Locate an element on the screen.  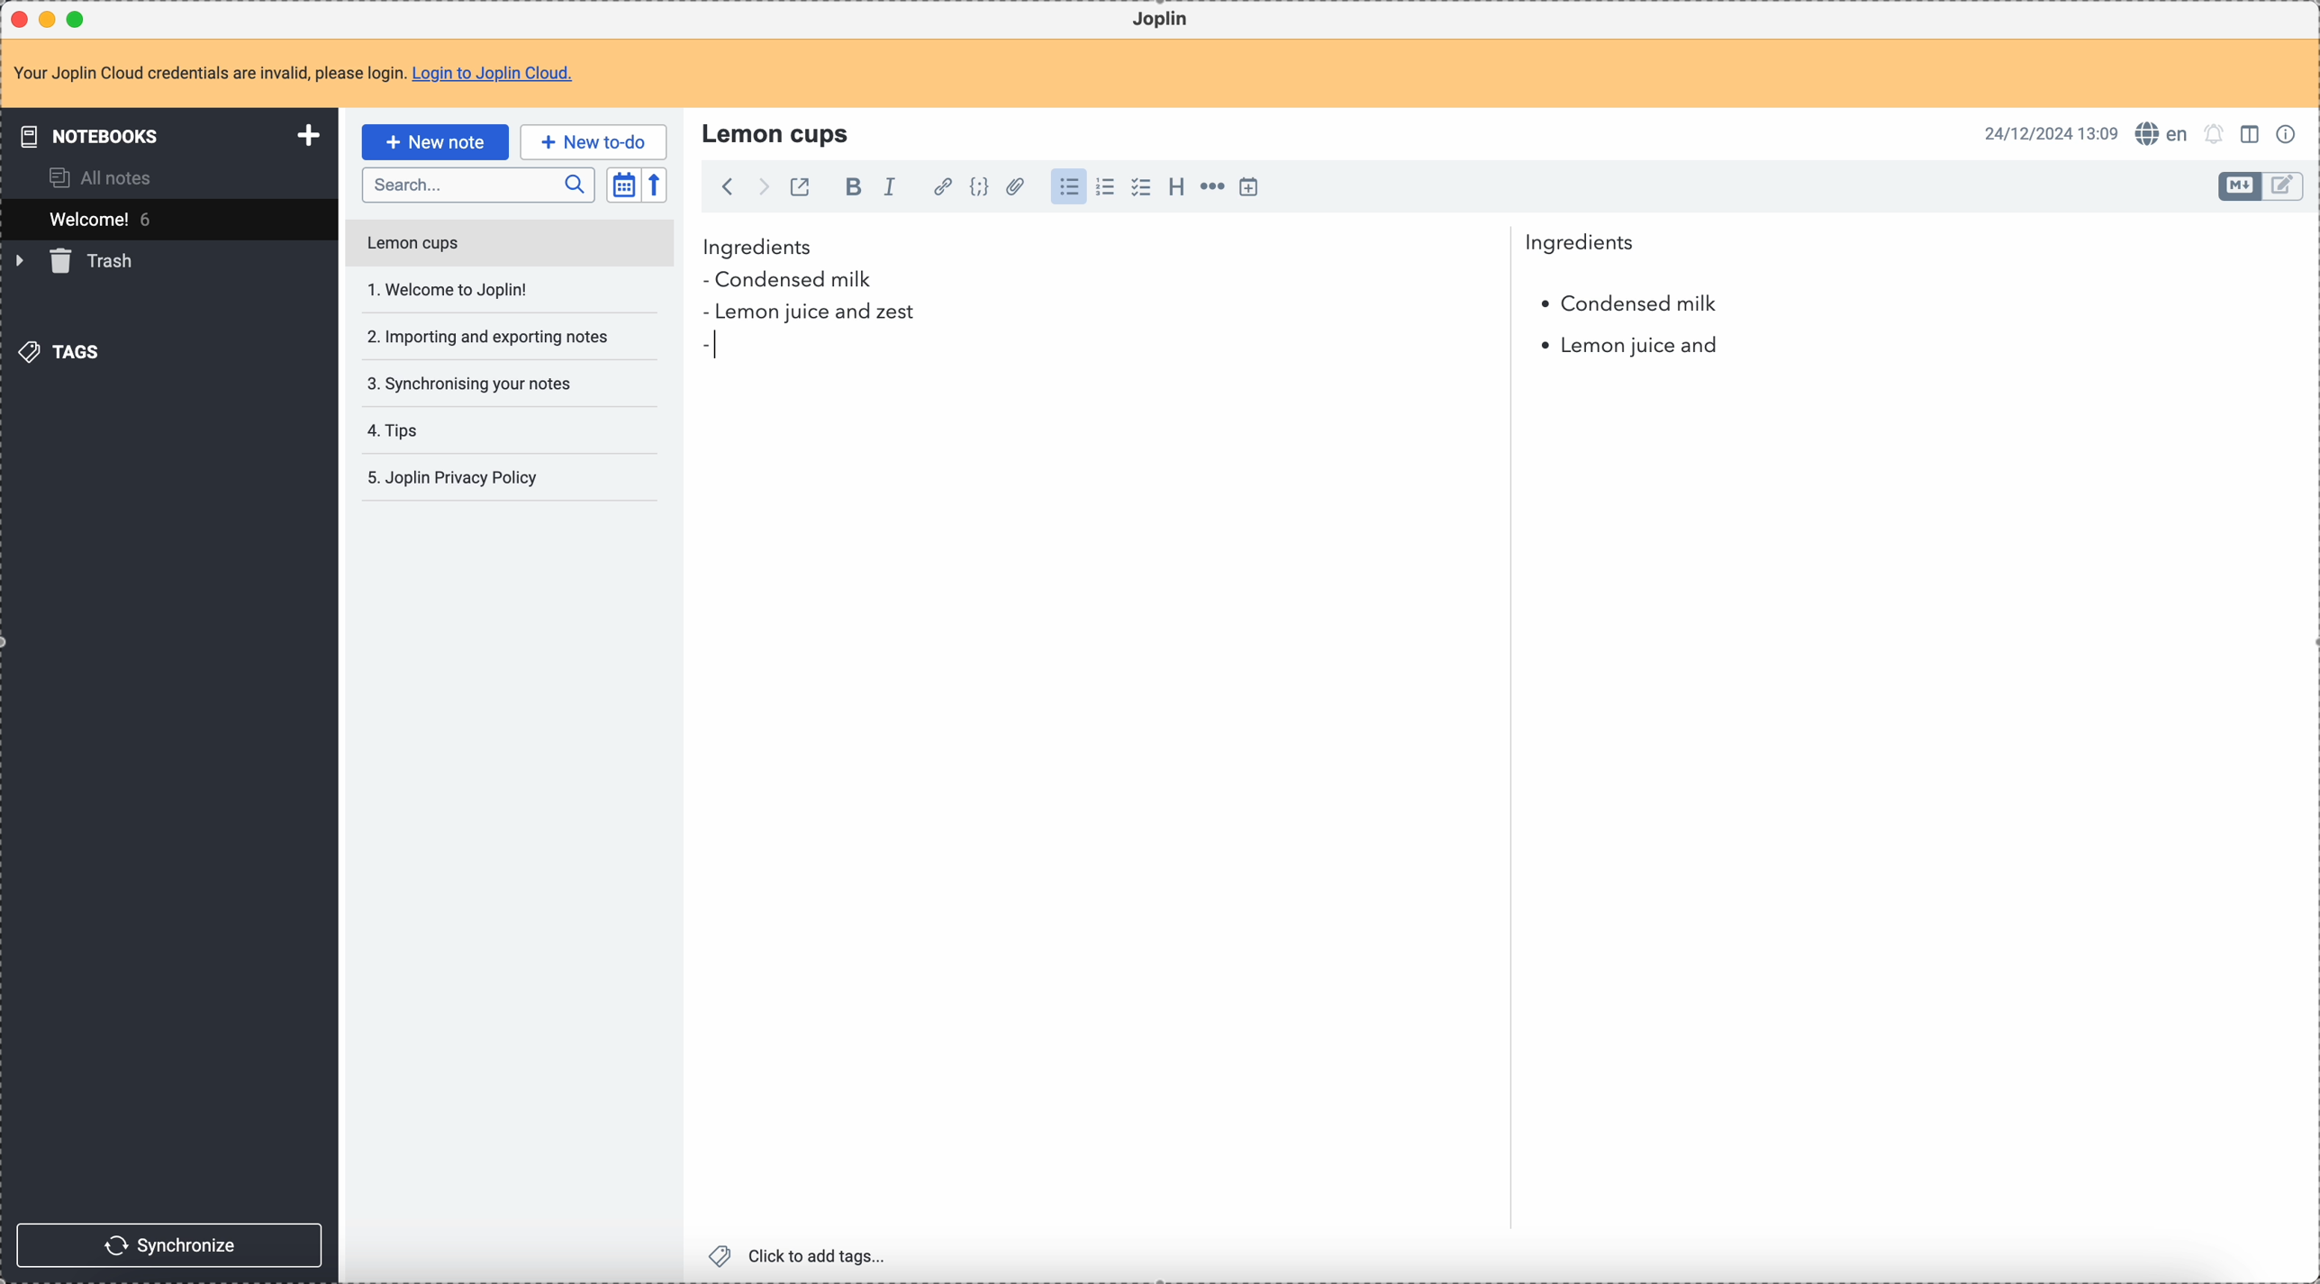
toggle external editing is located at coordinates (798, 190).